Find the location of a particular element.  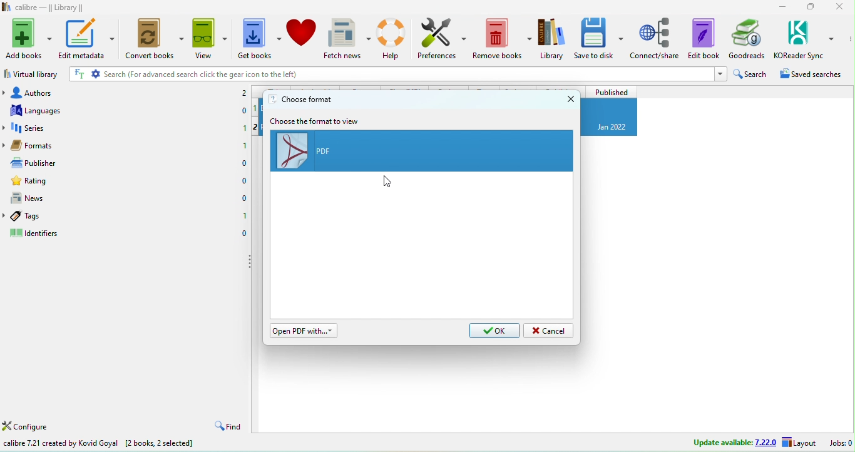

calibre 7.21 created by kovid goyal [2 books, 2 selected] is located at coordinates (99, 444).